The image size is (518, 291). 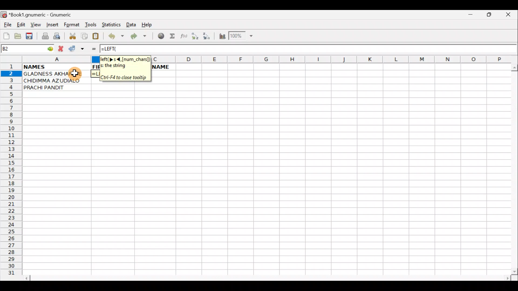 I want to click on Data, so click(x=131, y=24).